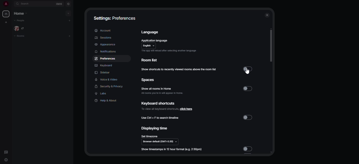  Describe the element at coordinates (248, 71) in the screenshot. I see `cursor` at that location.